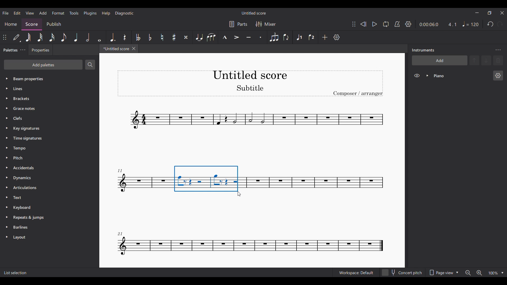  Describe the element at coordinates (311, 37) in the screenshot. I see `Voice 2` at that location.